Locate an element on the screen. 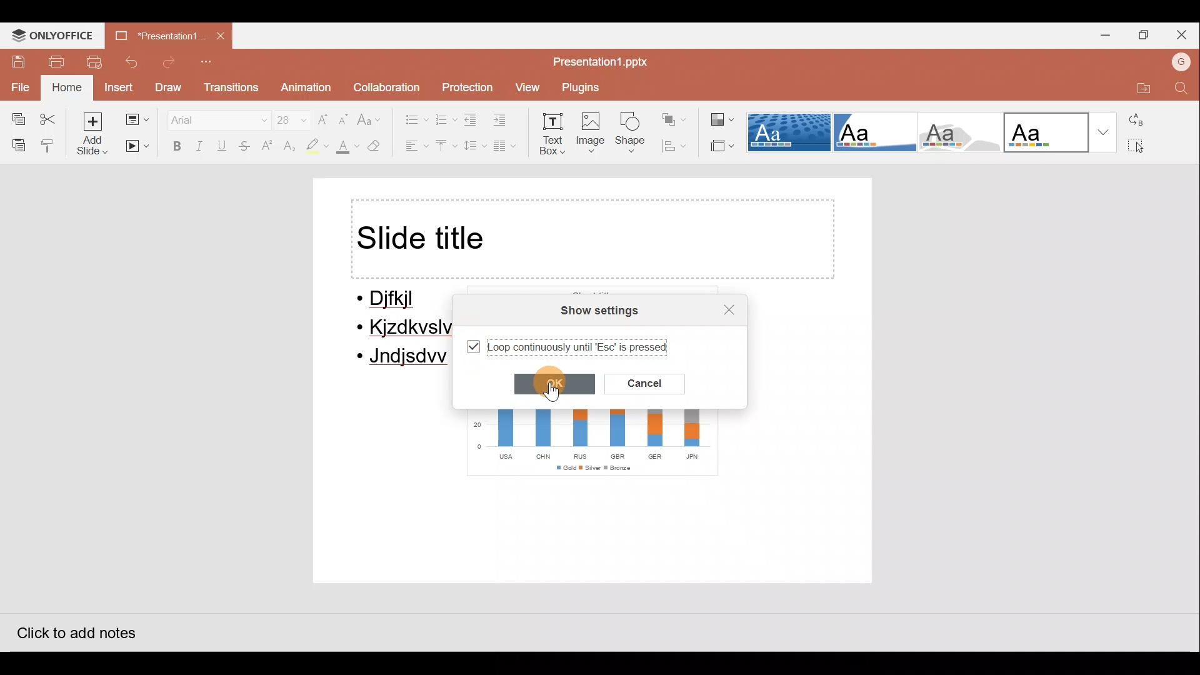 This screenshot has height=675, width=1200. Draw is located at coordinates (167, 91).